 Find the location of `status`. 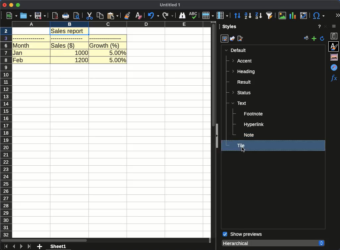

status is located at coordinates (243, 92).